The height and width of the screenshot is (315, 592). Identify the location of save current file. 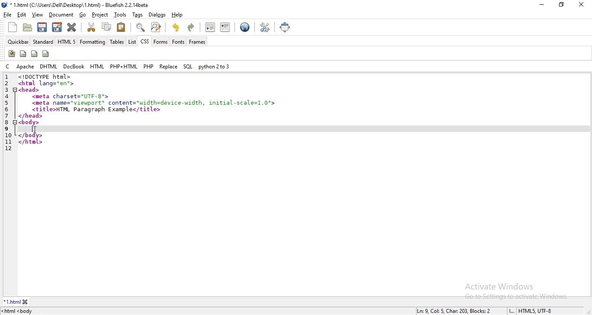
(42, 26).